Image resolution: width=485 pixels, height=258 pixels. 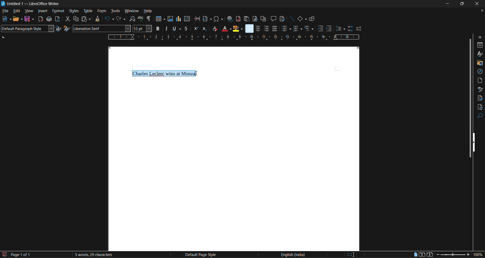 I want to click on gallery, so click(x=479, y=63).